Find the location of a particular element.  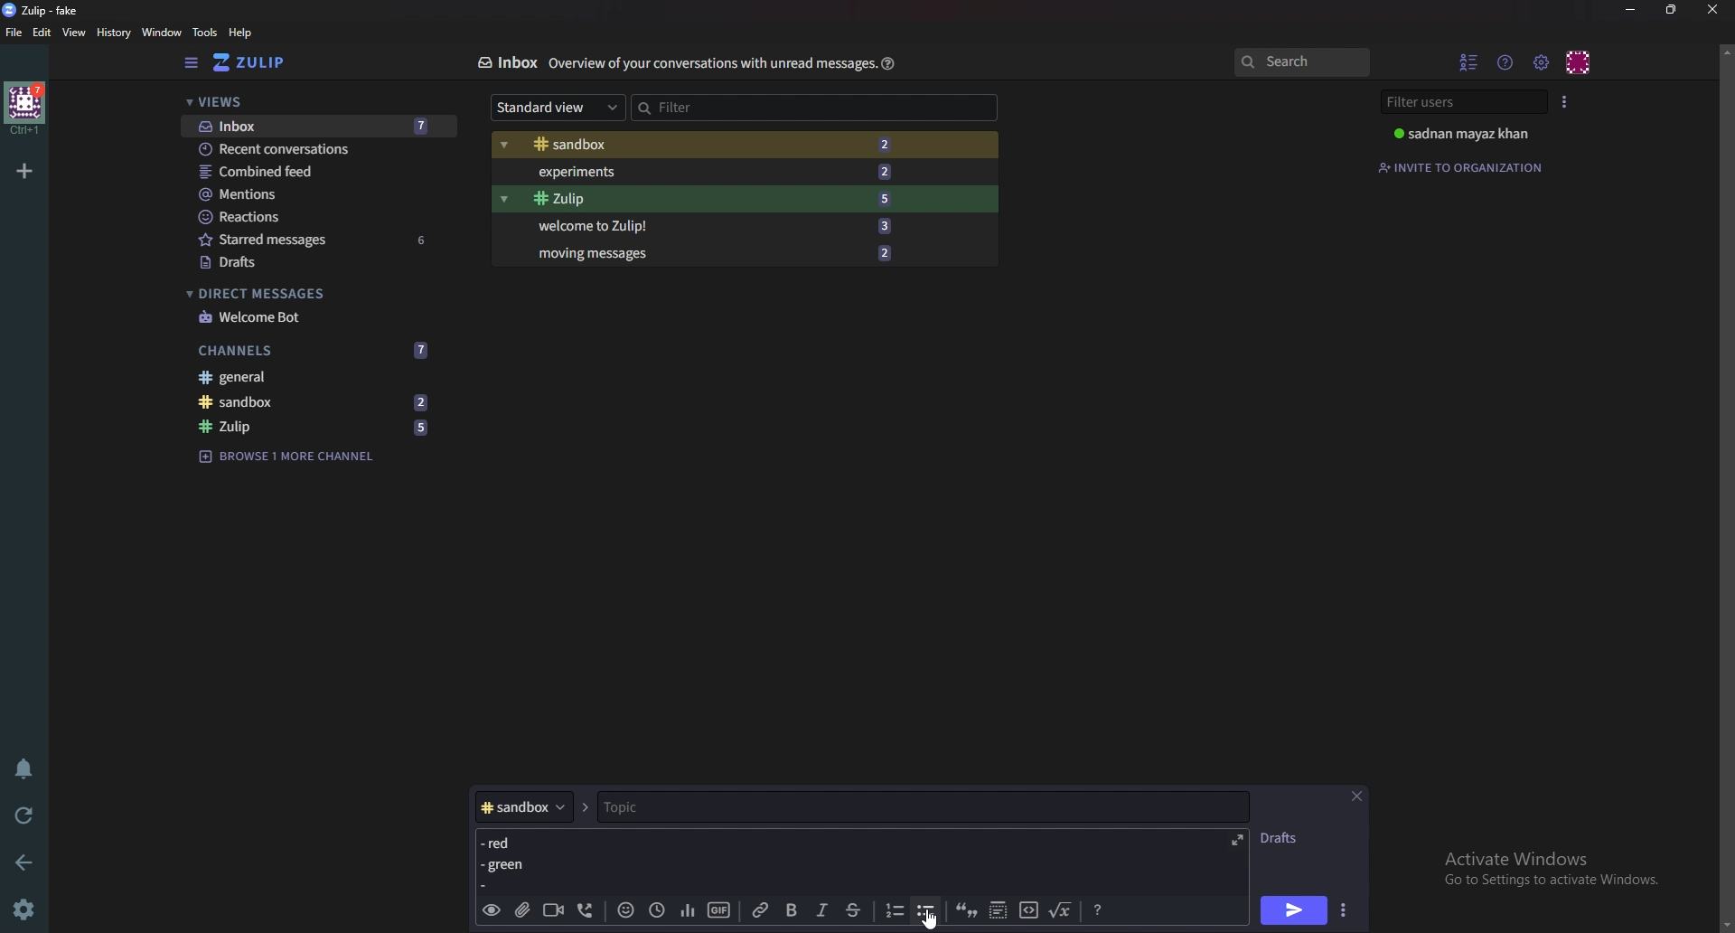

Video call is located at coordinates (552, 909).